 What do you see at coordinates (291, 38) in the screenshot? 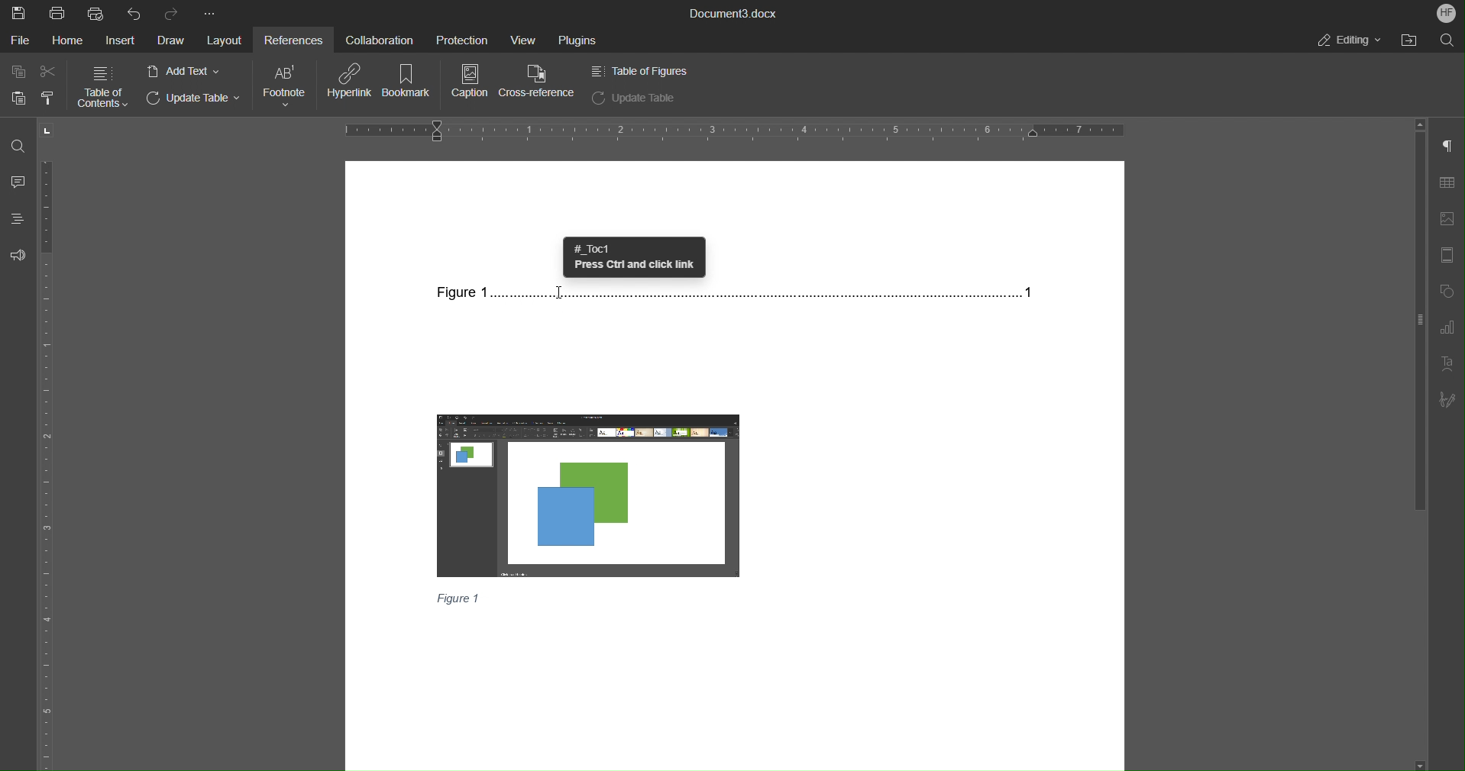
I see `References` at bounding box center [291, 38].